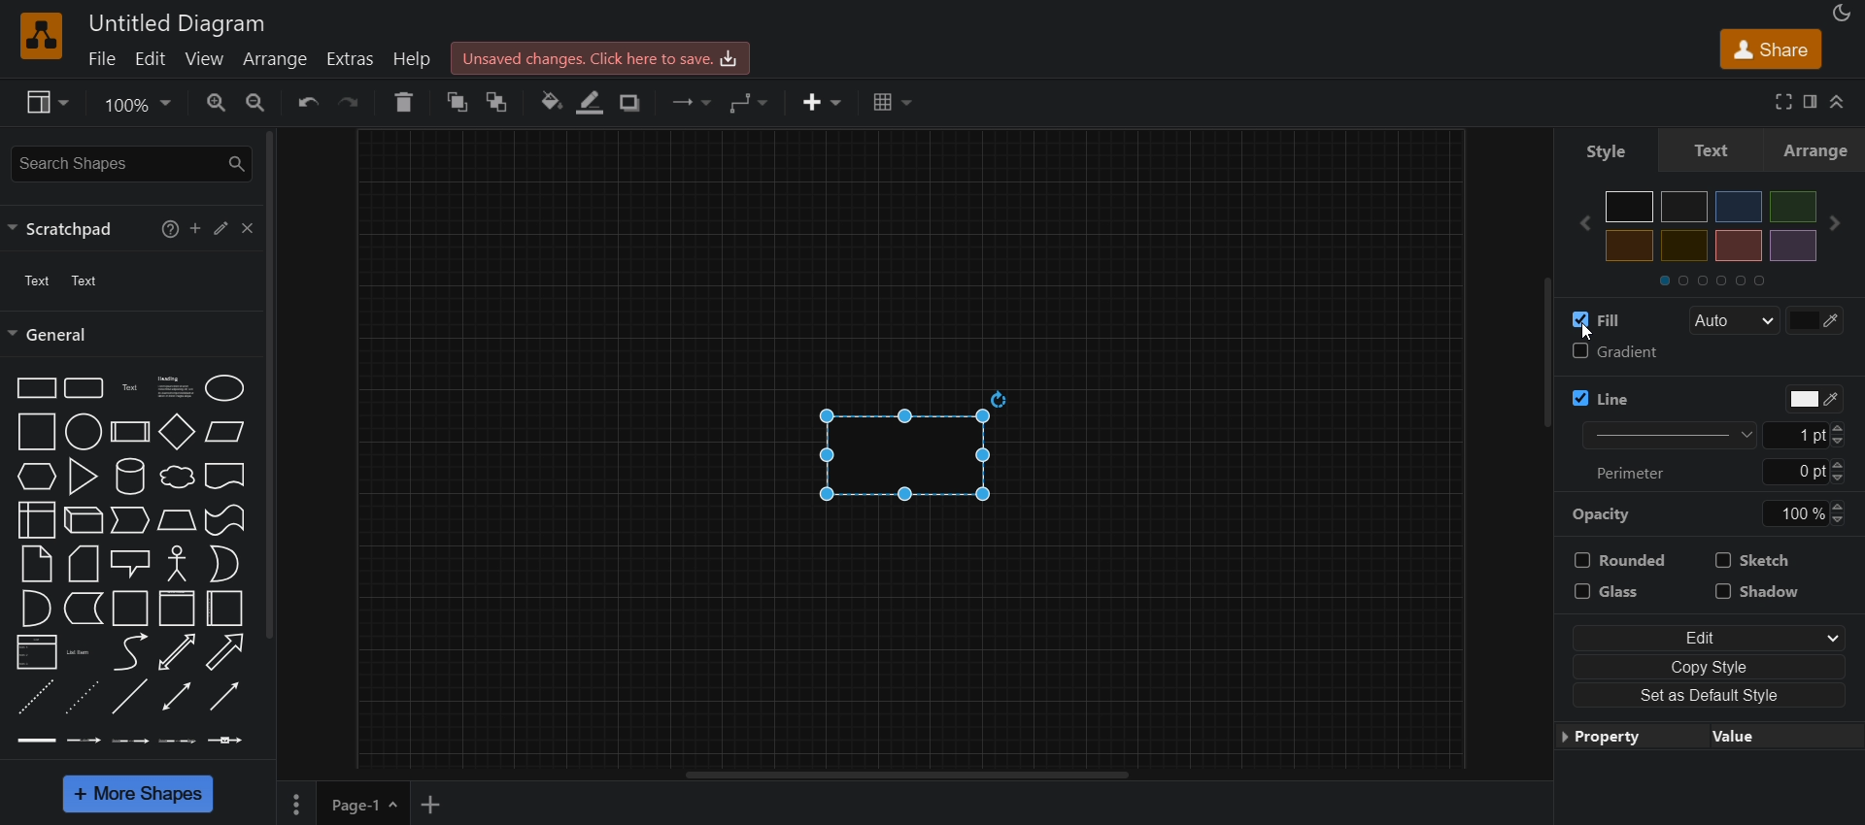 Image resolution: width=1865 pixels, height=825 pixels. What do you see at coordinates (221, 388) in the screenshot?
I see `ellipse` at bounding box center [221, 388].